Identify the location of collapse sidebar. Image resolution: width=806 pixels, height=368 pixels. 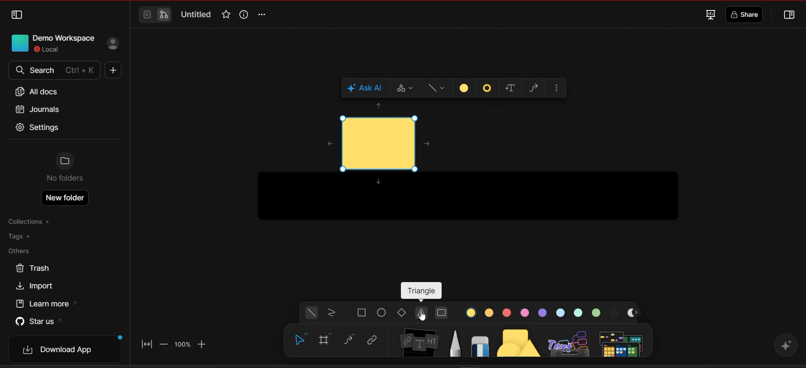
(17, 15).